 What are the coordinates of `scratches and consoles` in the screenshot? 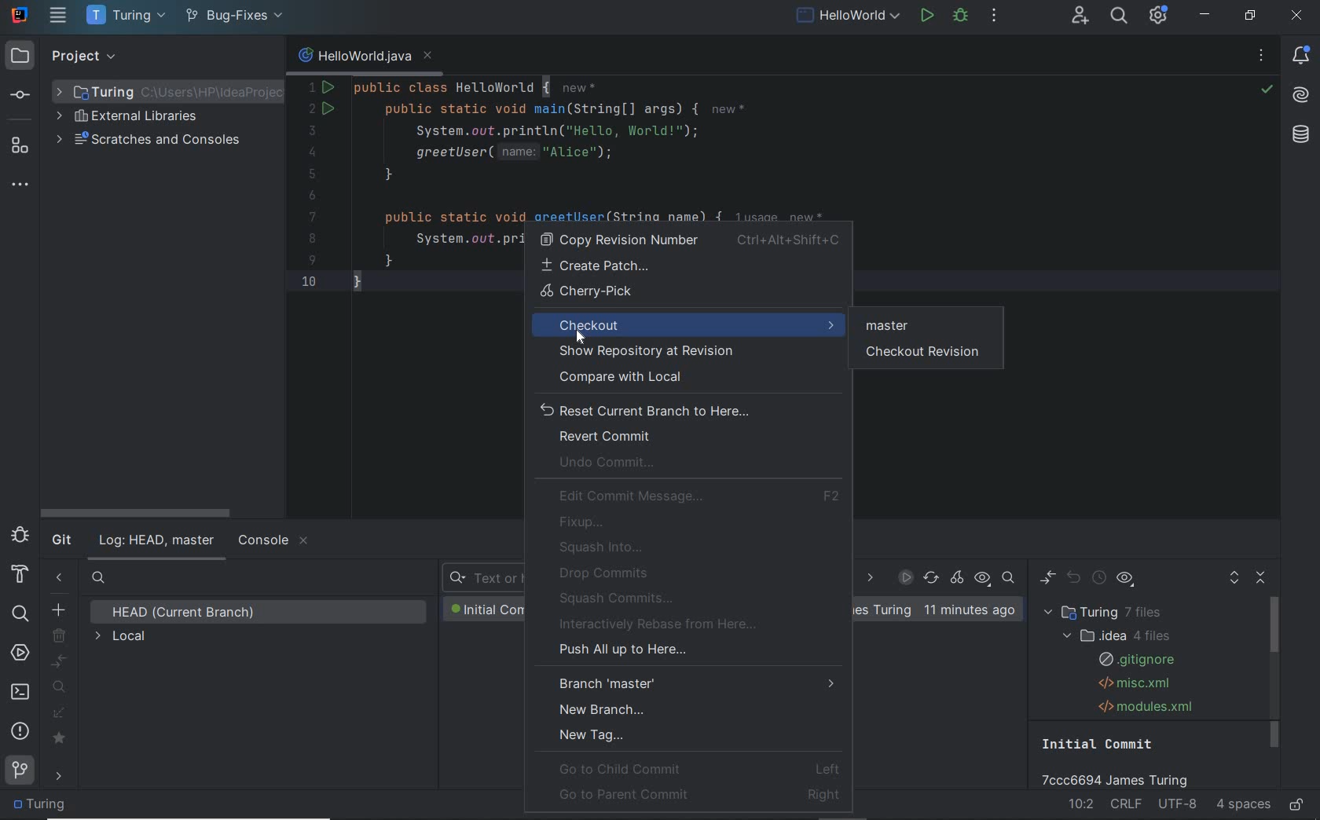 It's located at (152, 141).